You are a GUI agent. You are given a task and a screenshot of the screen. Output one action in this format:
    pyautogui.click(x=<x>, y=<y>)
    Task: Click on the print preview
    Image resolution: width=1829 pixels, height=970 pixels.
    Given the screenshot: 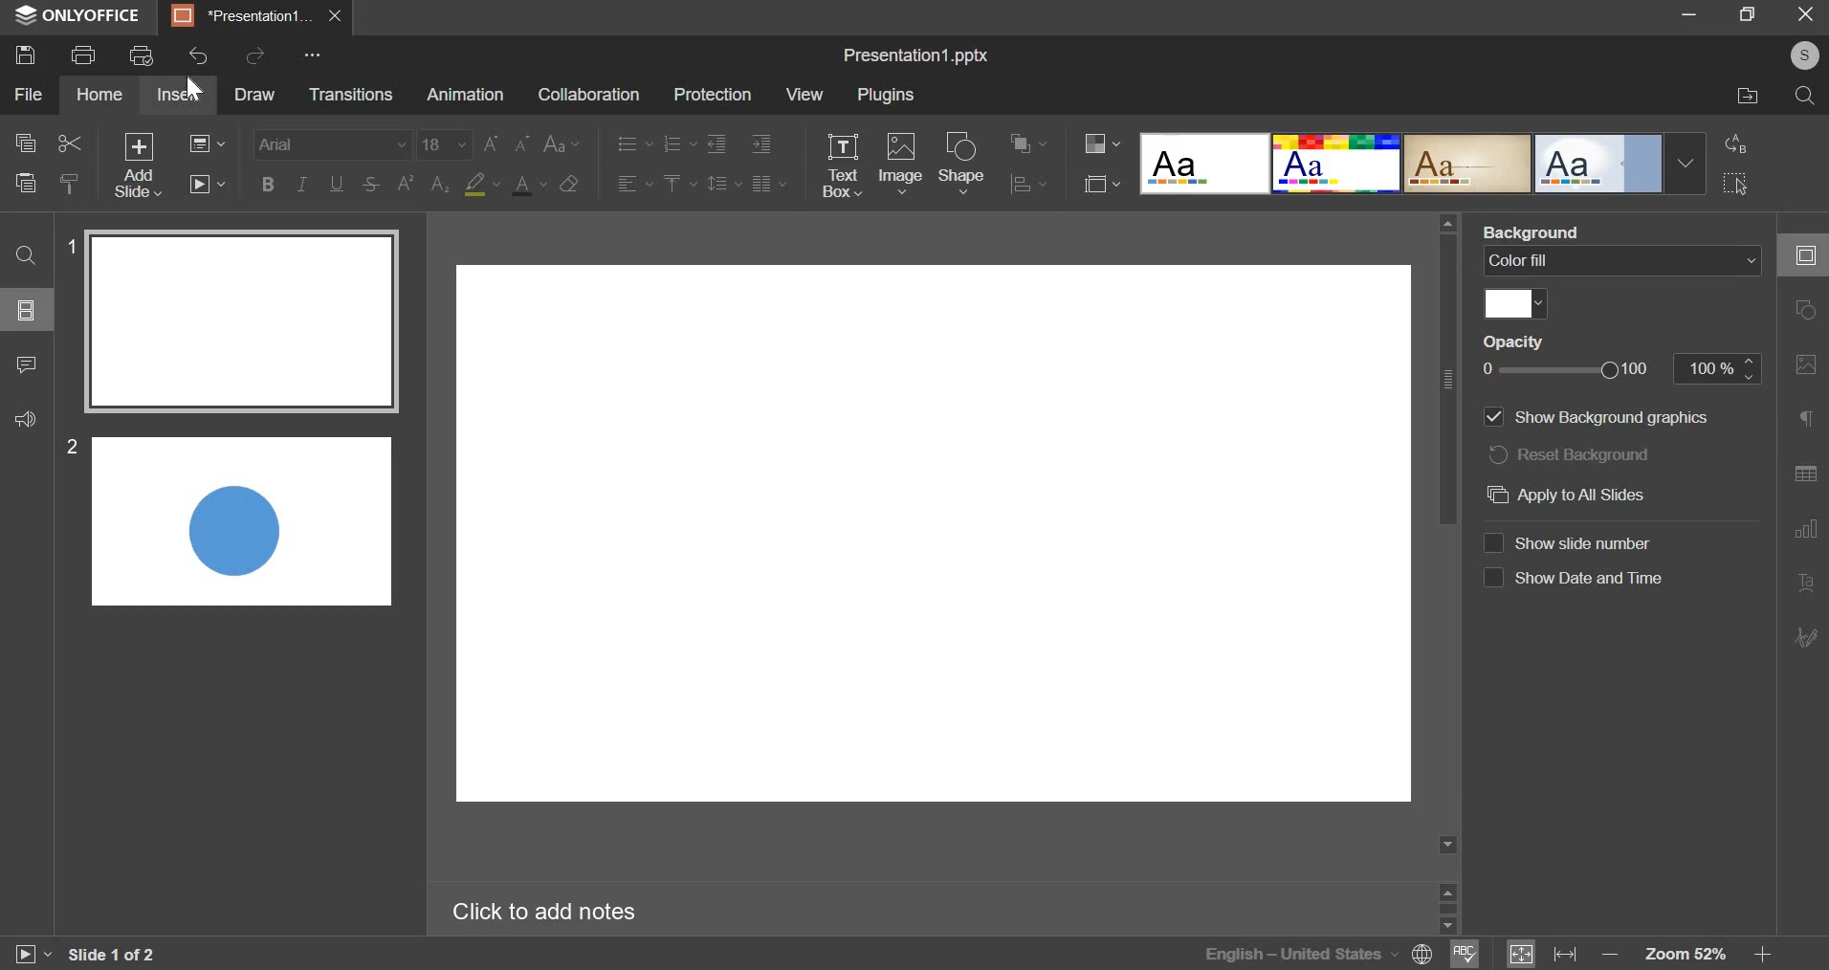 What is the action you would take?
    pyautogui.click(x=142, y=54)
    